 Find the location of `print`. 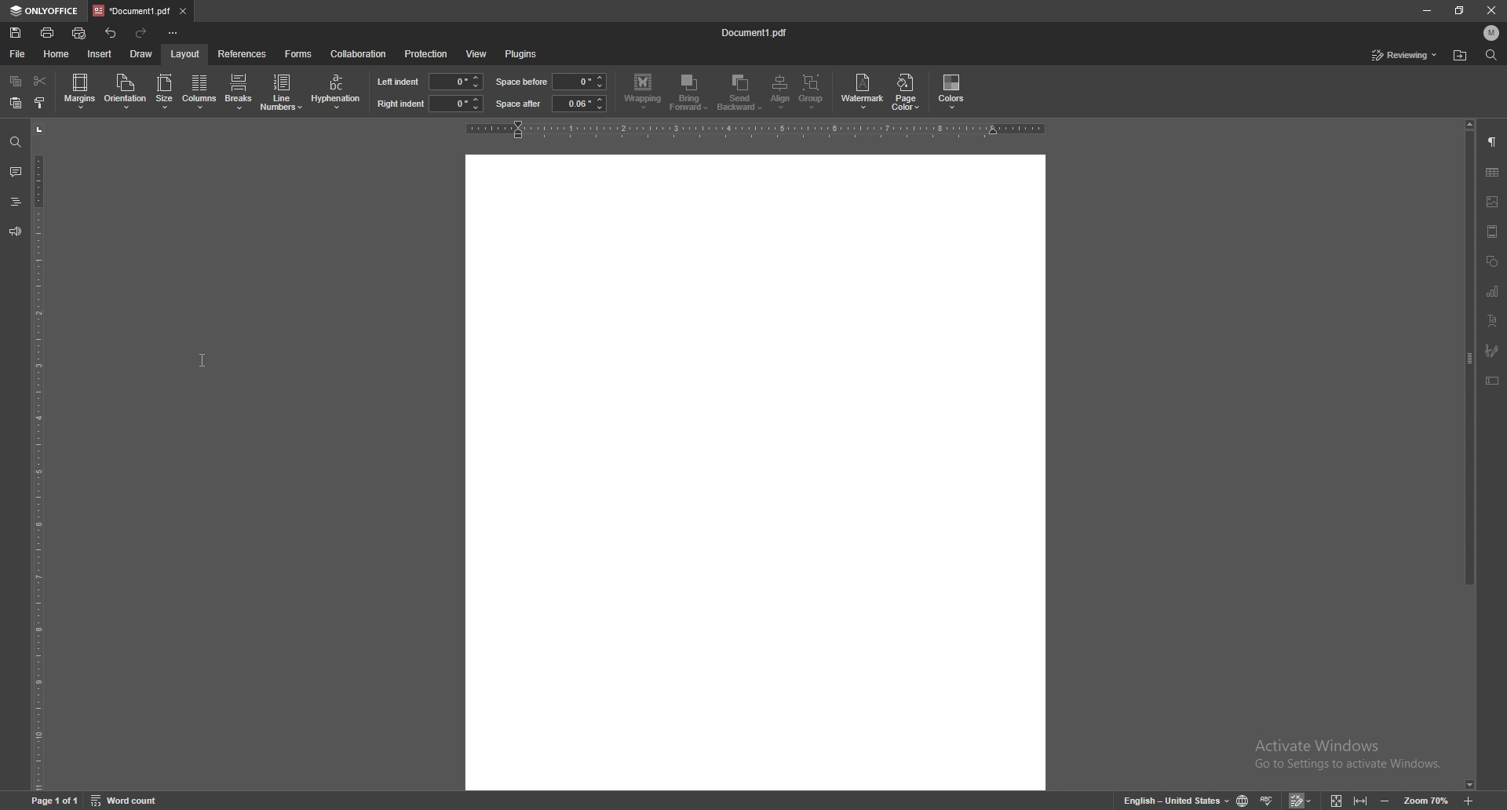

print is located at coordinates (49, 33).